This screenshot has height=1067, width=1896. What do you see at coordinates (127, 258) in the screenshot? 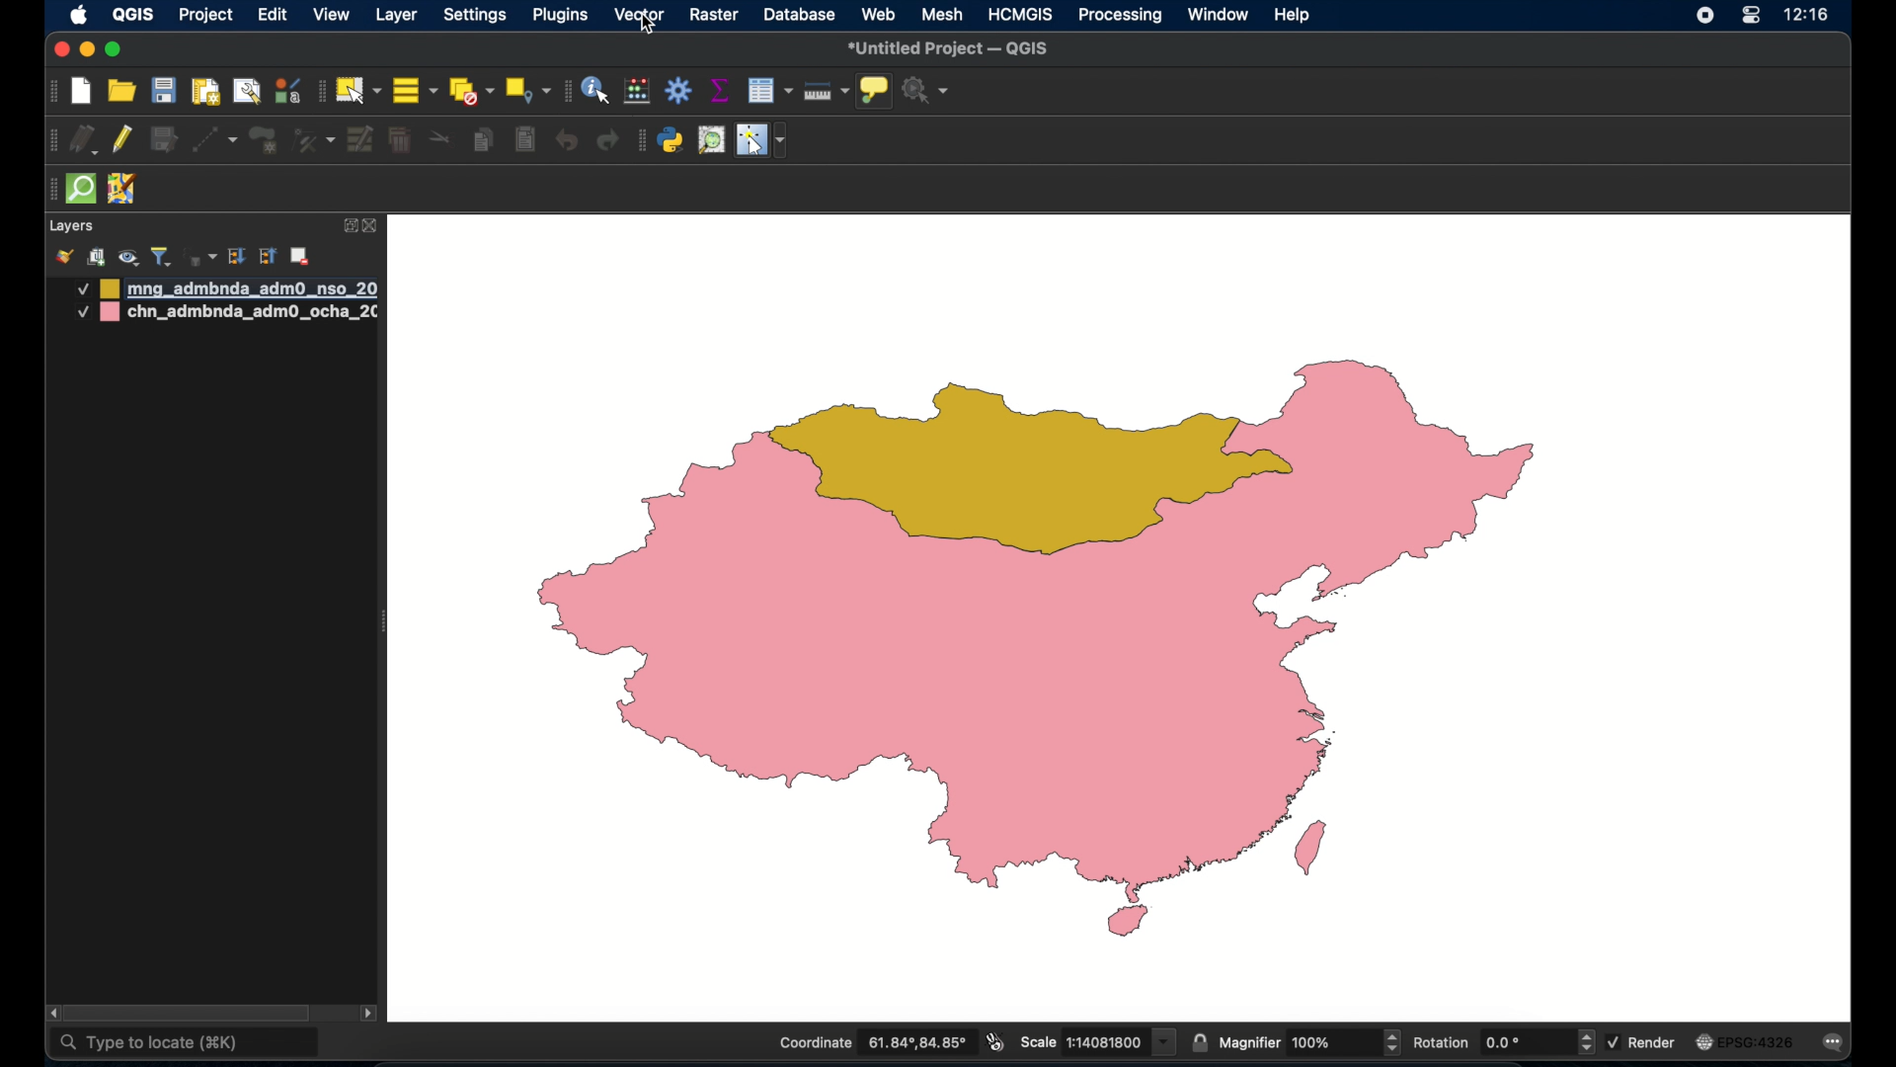
I see `manage map theme` at bounding box center [127, 258].